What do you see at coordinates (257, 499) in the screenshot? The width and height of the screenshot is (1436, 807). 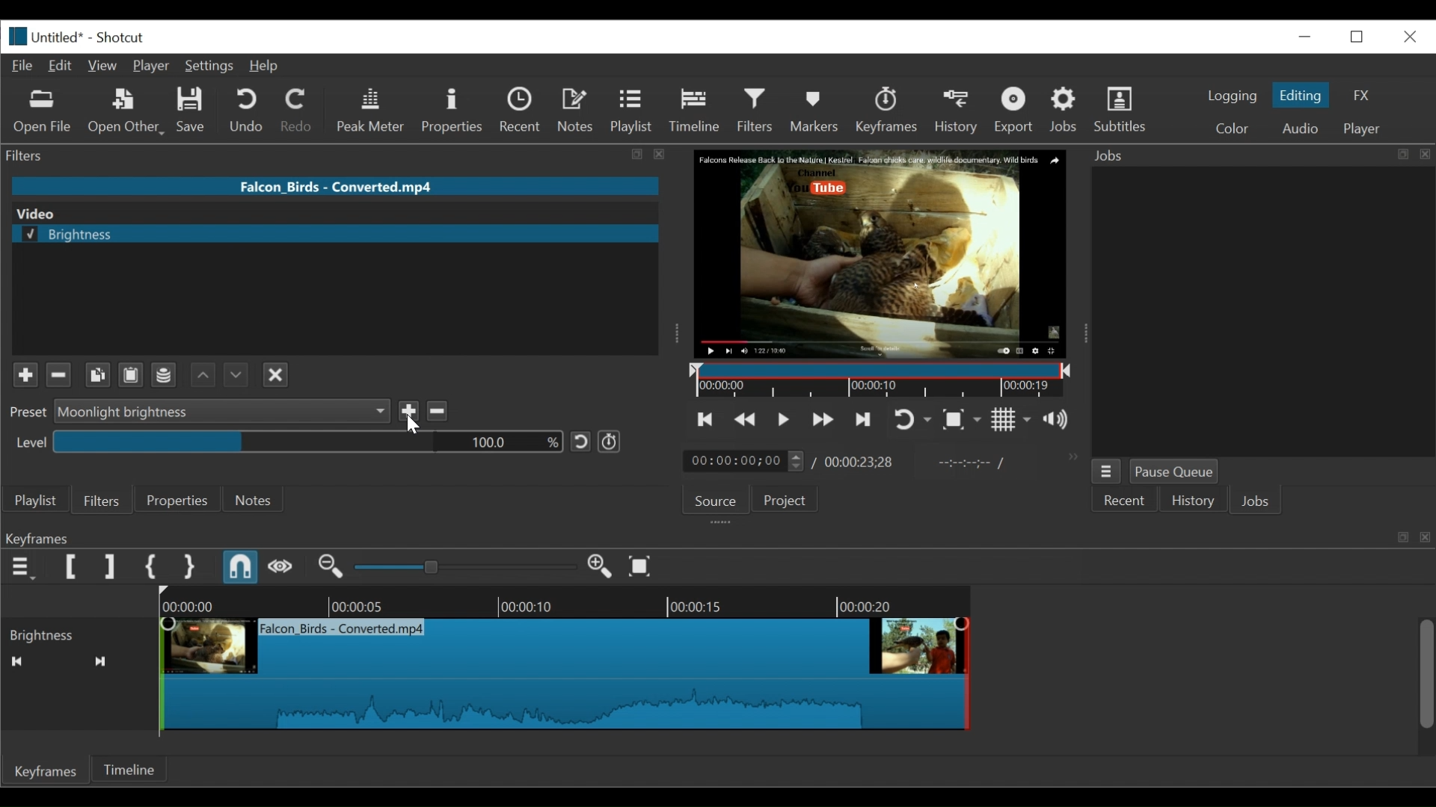 I see `Notes` at bounding box center [257, 499].